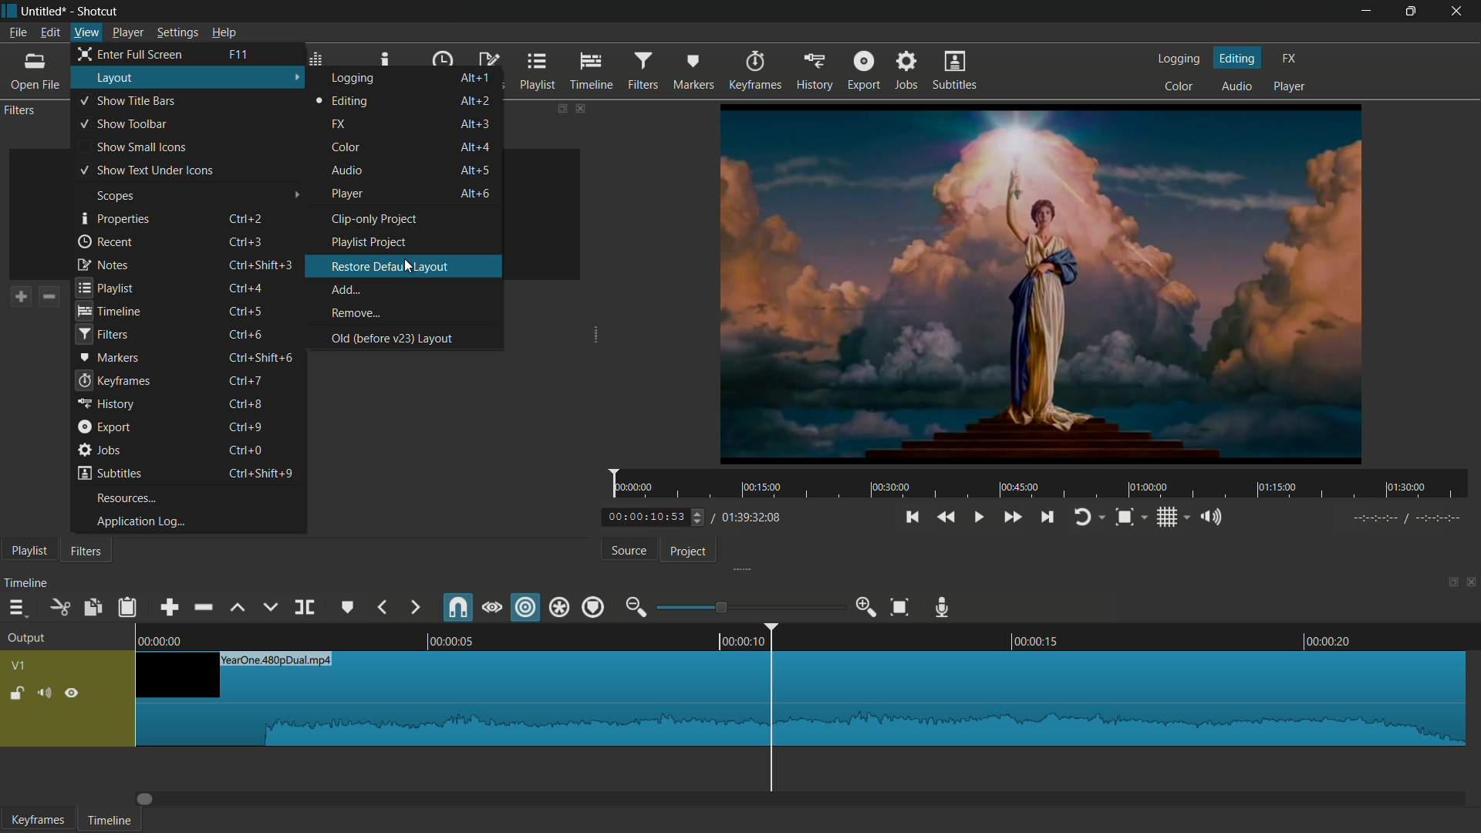  I want to click on clip only project, so click(376, 218).